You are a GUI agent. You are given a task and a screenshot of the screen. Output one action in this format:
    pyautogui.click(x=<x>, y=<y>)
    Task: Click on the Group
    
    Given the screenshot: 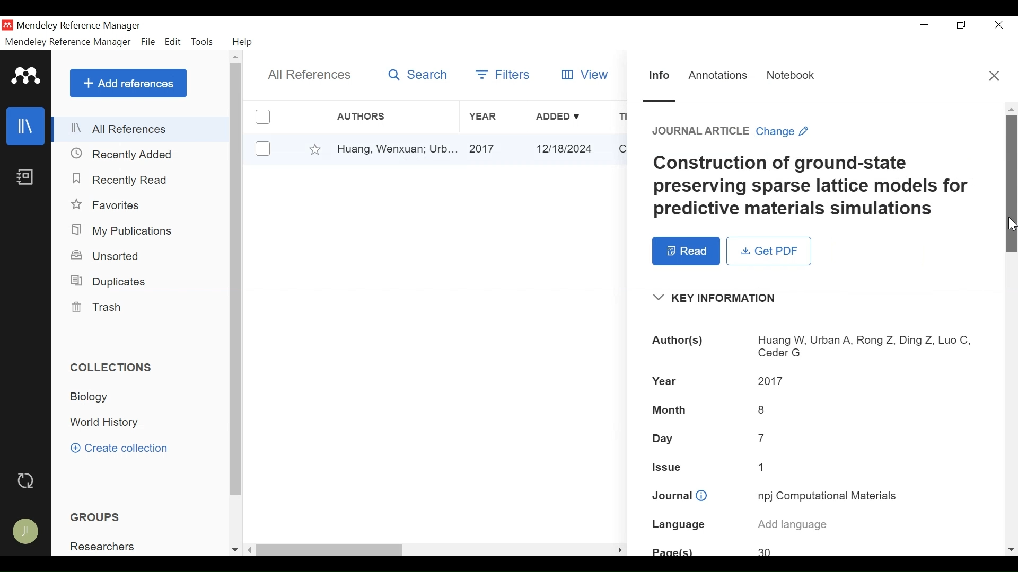 What is the action you would take?
    pyautogui.click(x=109, y=547)
    